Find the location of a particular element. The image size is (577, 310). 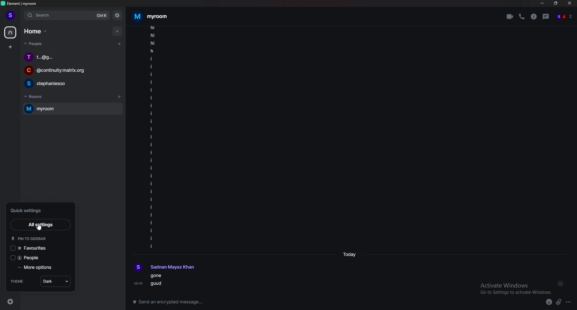

add is located at coordinates (117, 32).